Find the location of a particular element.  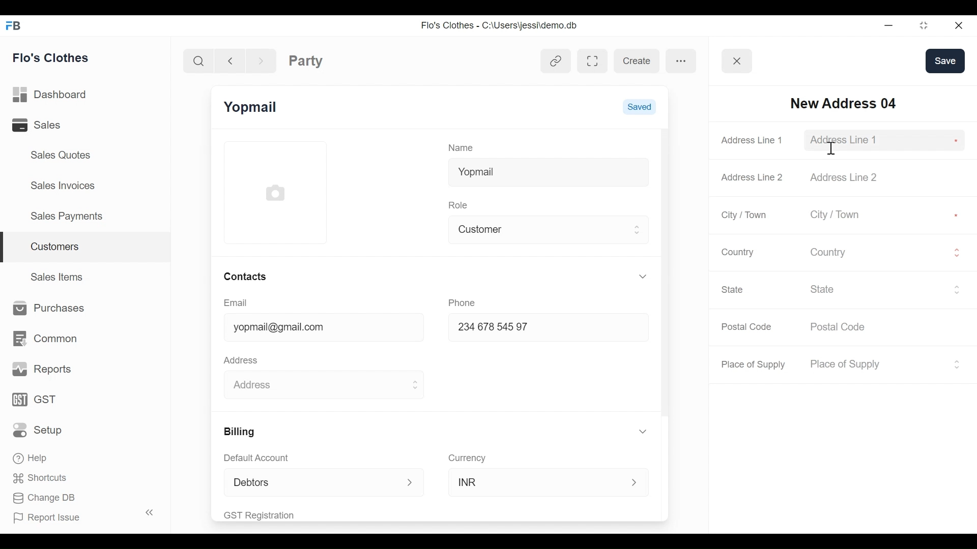

Search is located at coordinates (200, 60).